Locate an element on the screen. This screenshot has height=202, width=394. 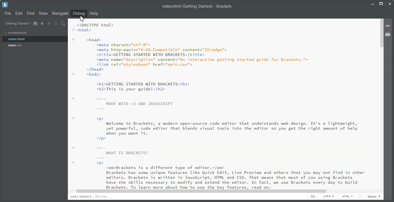
Split the editor vertically or Horizontally is located at coordinates (56, 23).